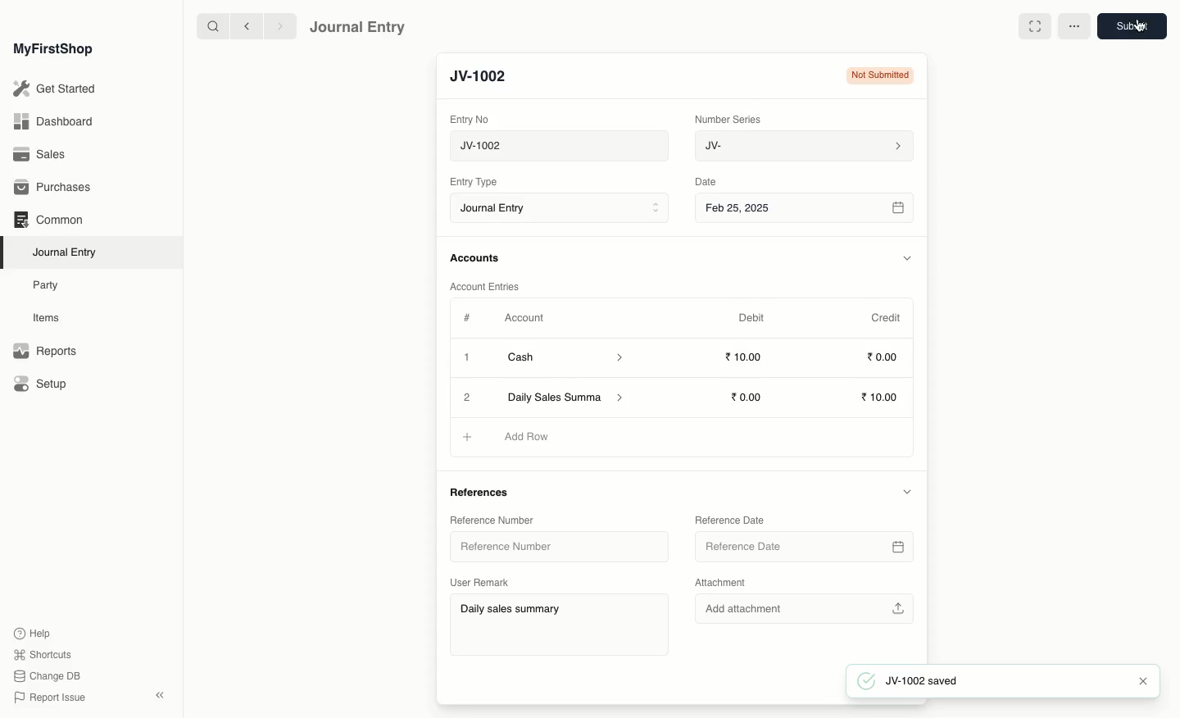  I want to click on Daily sales summary, so click(561, 626).